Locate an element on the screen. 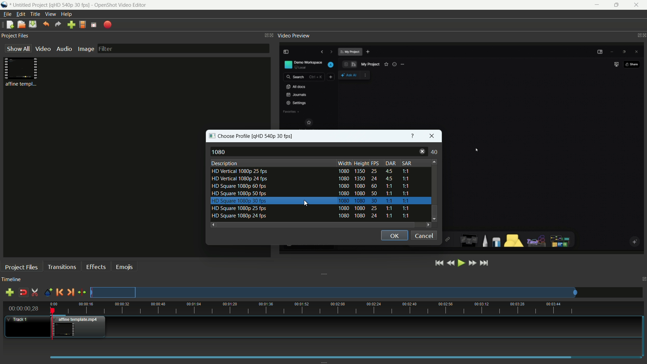 This screenshot has width=647, height=364. edit menu is located at coordinates (21, 14).